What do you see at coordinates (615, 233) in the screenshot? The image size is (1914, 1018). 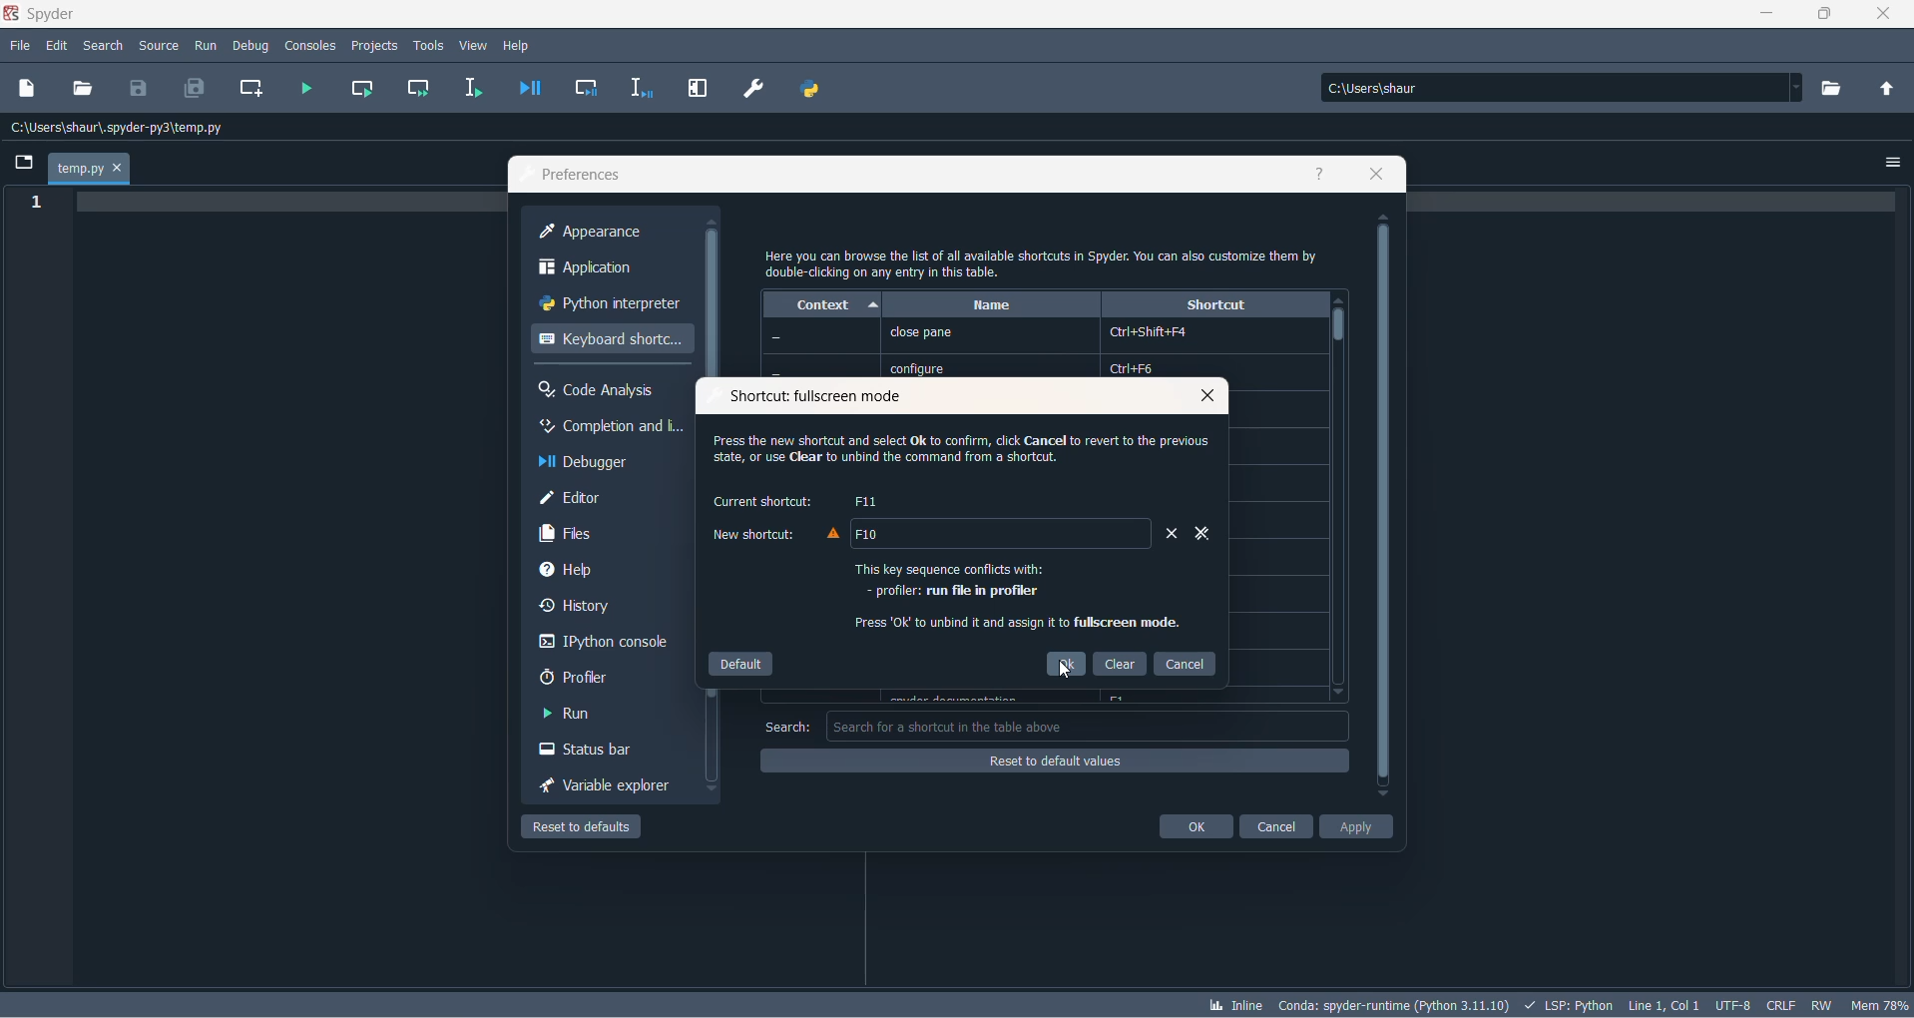 I see `appearance` at bounding box center [615, 233].